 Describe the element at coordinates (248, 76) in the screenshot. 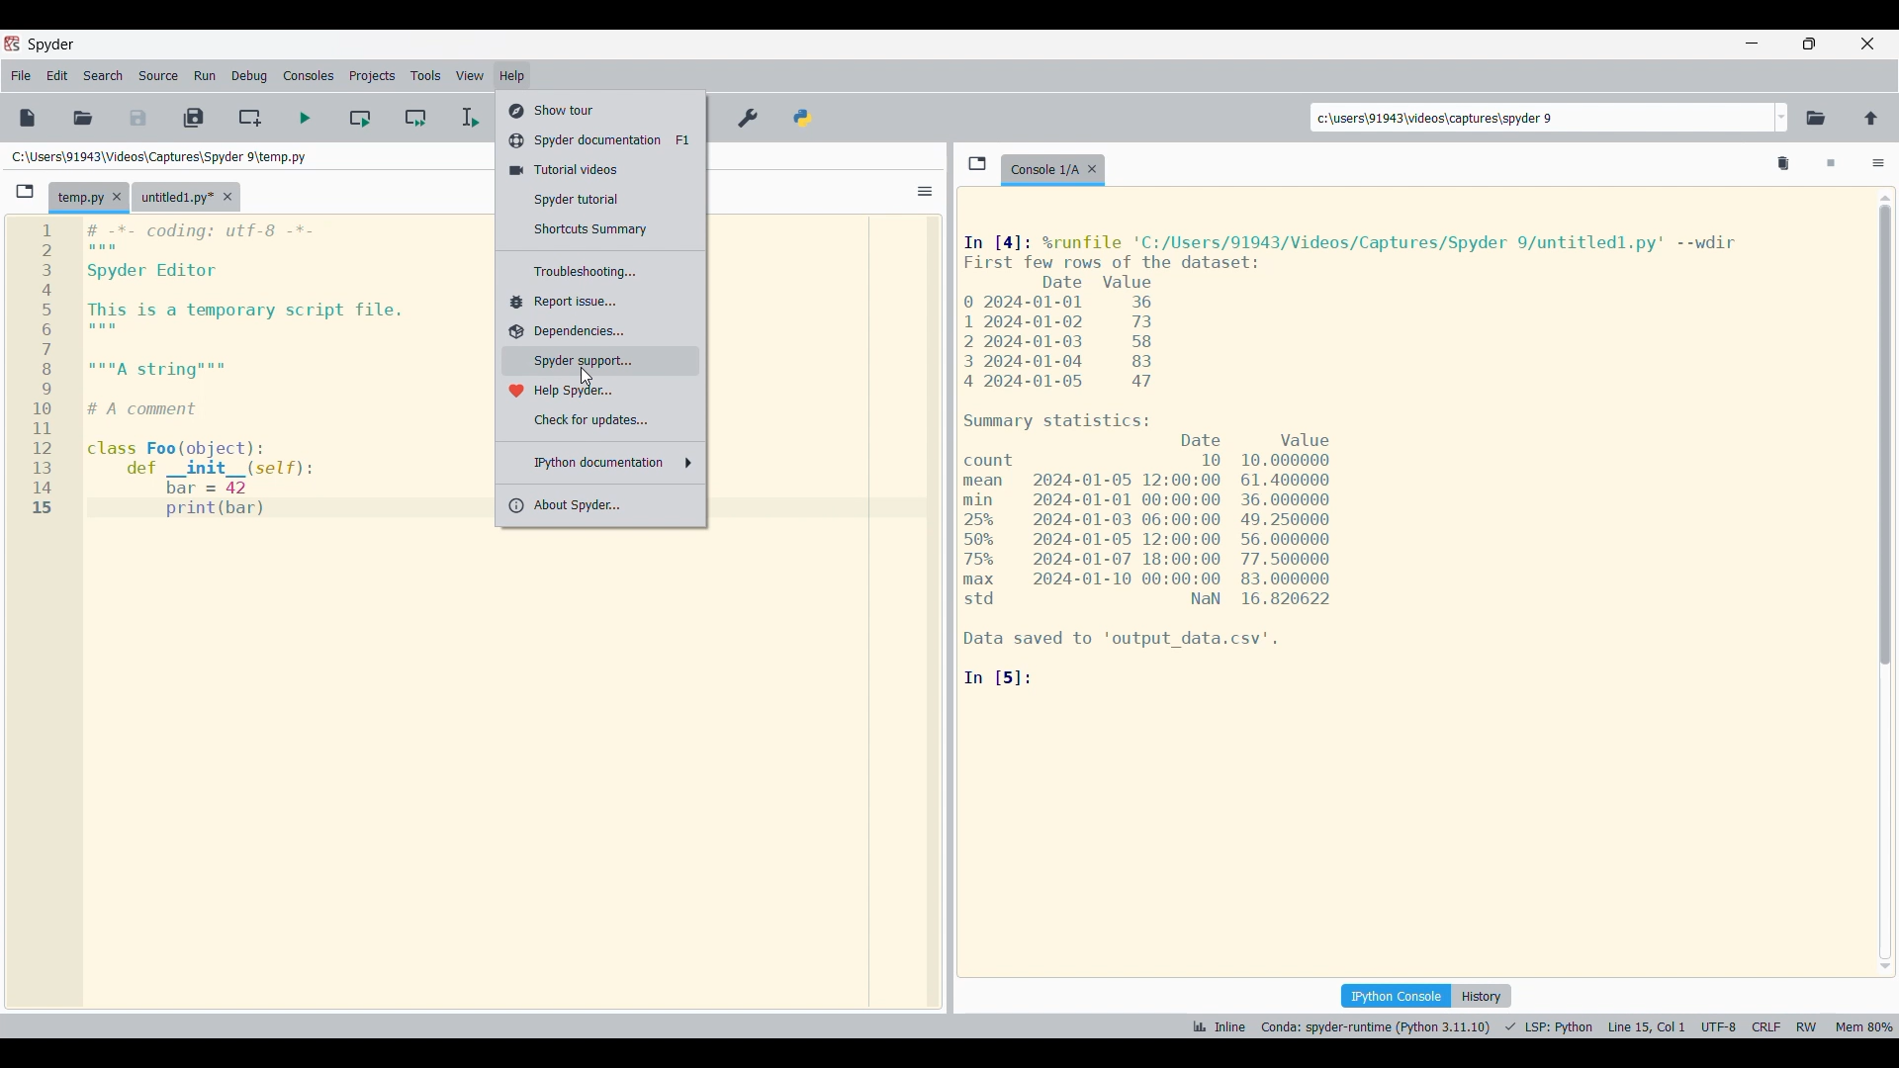

I see `Debug menu` at that location.